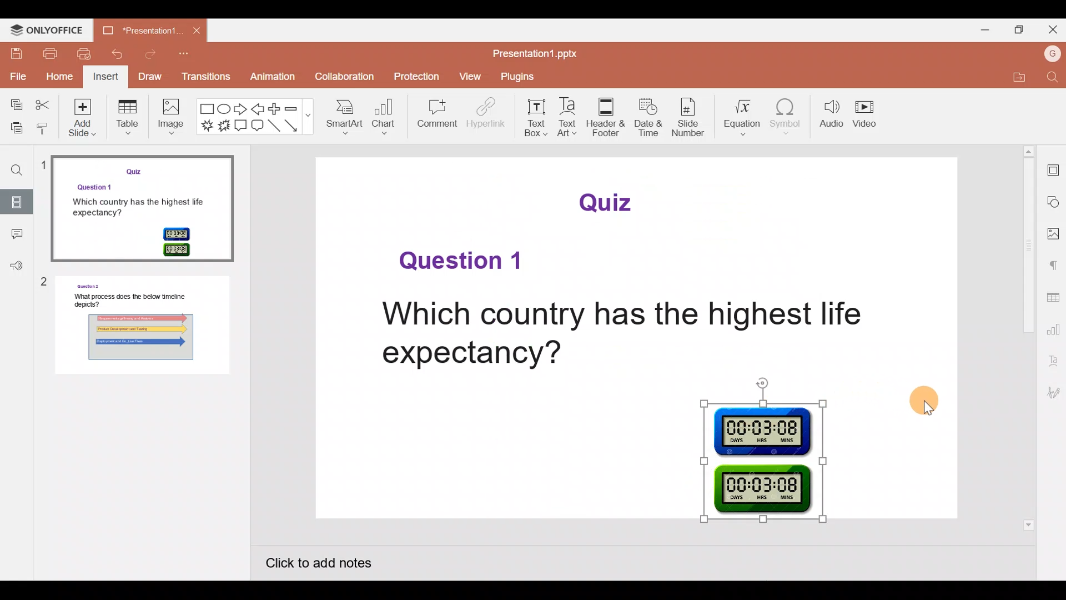  Describe the element at coordinates (983, 29) in the screenshot. I see `Minimize` at that location.